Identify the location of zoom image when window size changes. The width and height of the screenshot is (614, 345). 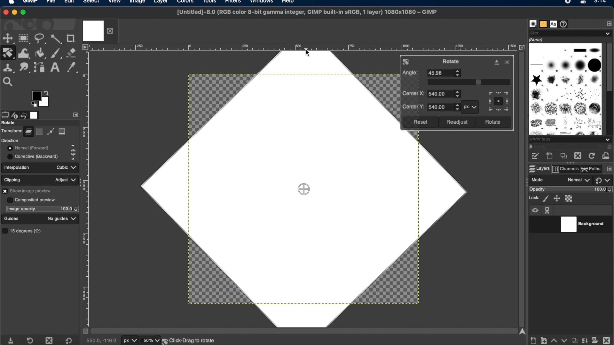
(522, 48).